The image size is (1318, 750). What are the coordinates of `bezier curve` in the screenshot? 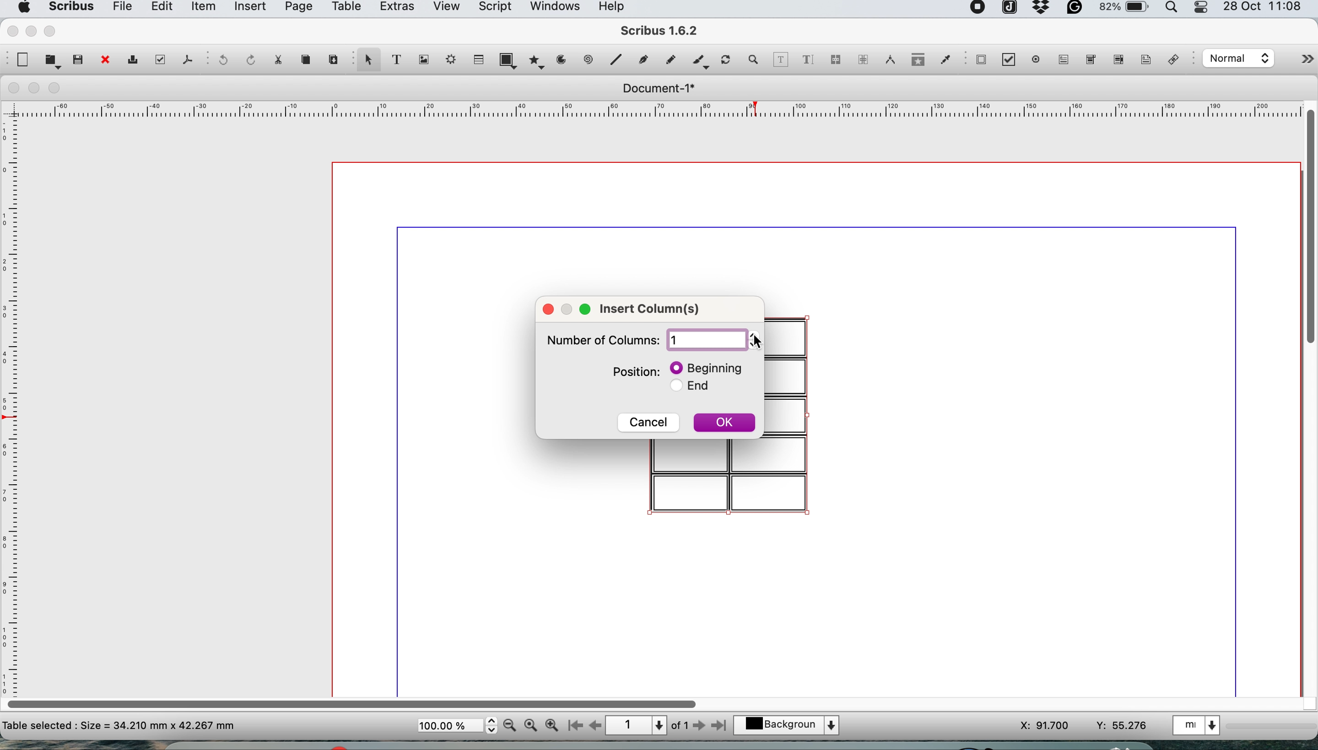 It's located at (642, 62).